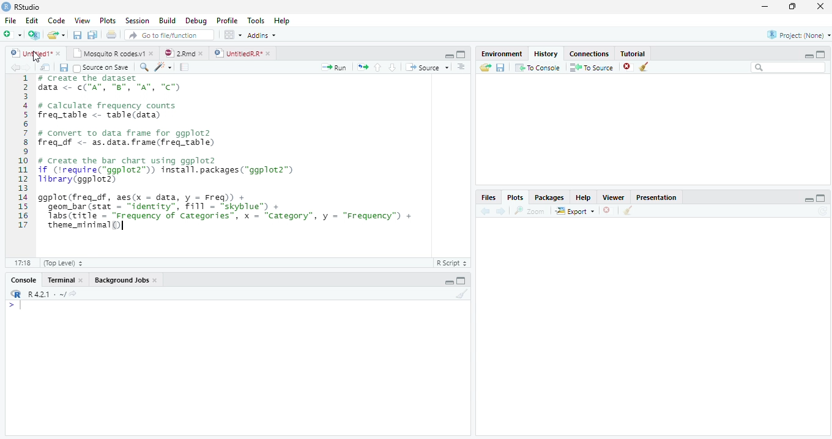 Image resolution: width=832 pixels, height=439 pixels. I want to click on Tools, so click(258, 21).